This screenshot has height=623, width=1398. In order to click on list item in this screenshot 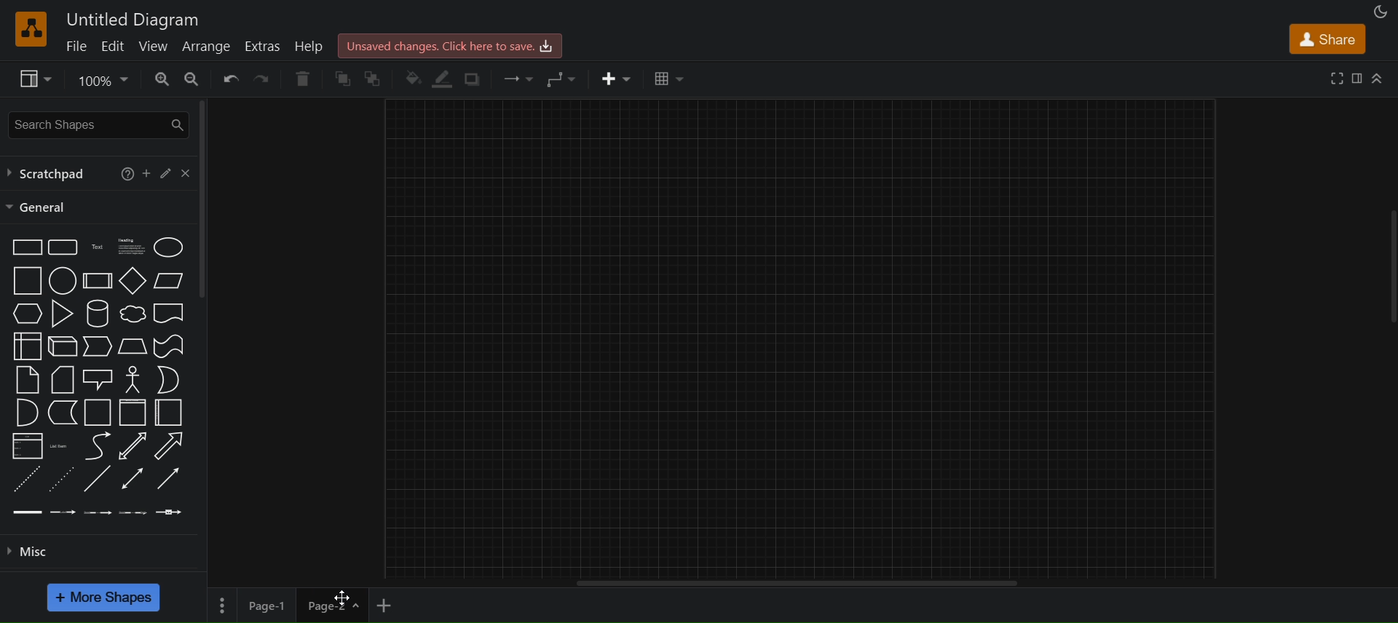, I will do `click(60, 446)`.